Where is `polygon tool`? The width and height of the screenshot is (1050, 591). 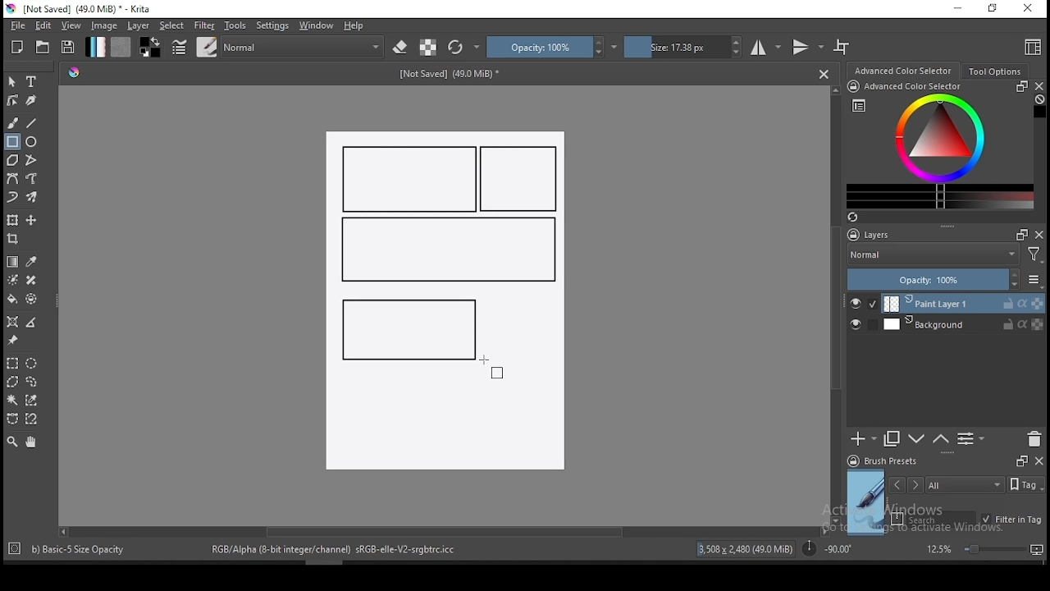 polygon tool is located at coordinates (11, 160).